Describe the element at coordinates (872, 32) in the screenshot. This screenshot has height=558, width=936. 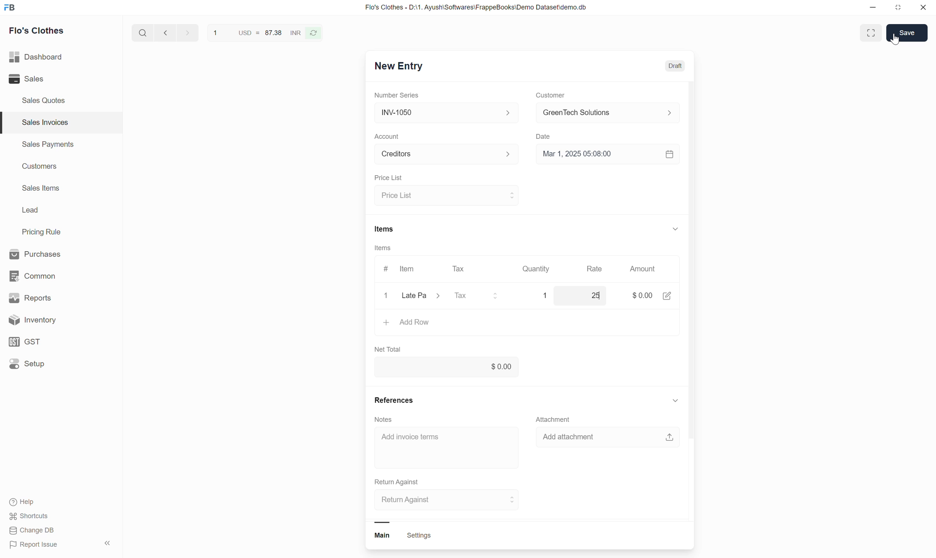
I see `full screen` at that location.